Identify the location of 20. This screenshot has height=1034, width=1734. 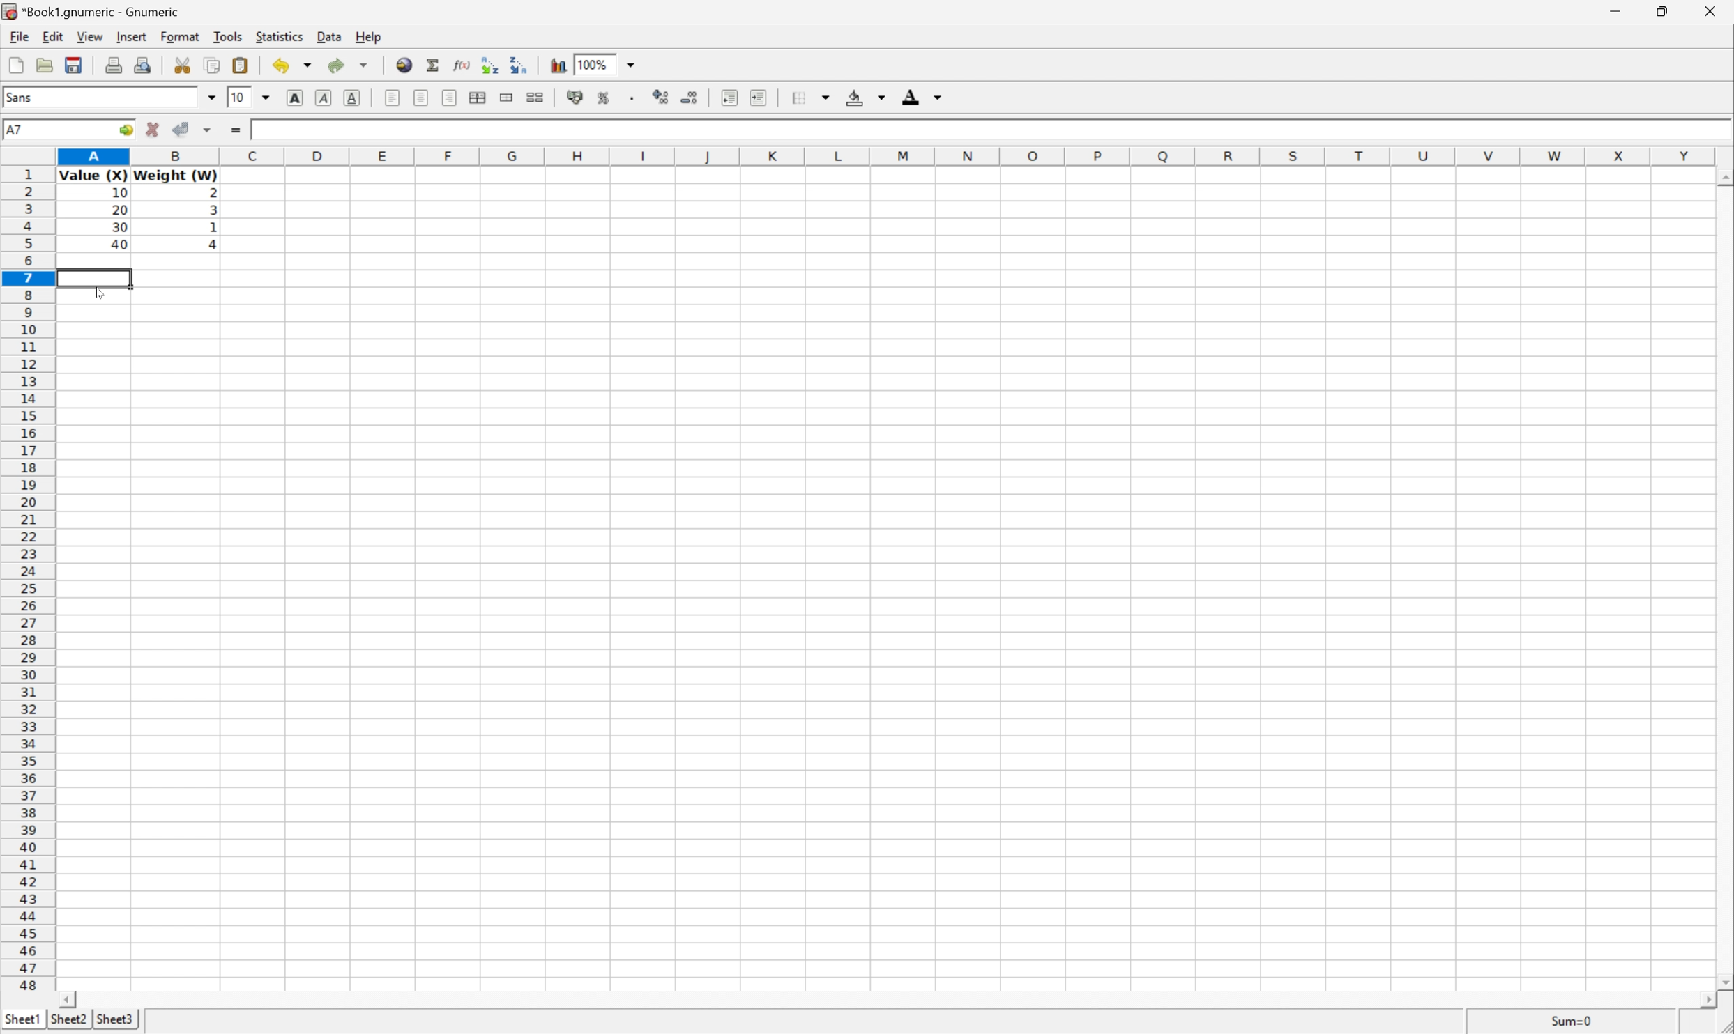
(121, 208).